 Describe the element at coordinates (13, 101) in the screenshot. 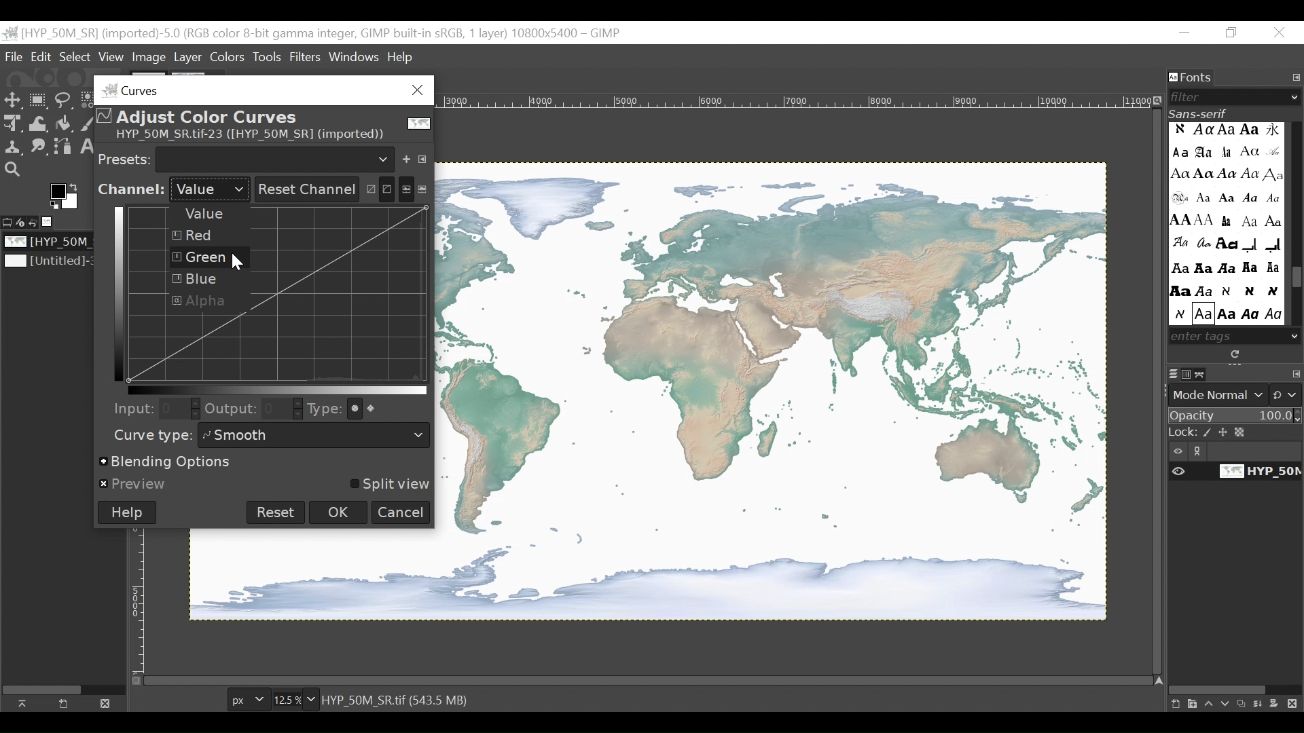

I see `Select tool` at that location.